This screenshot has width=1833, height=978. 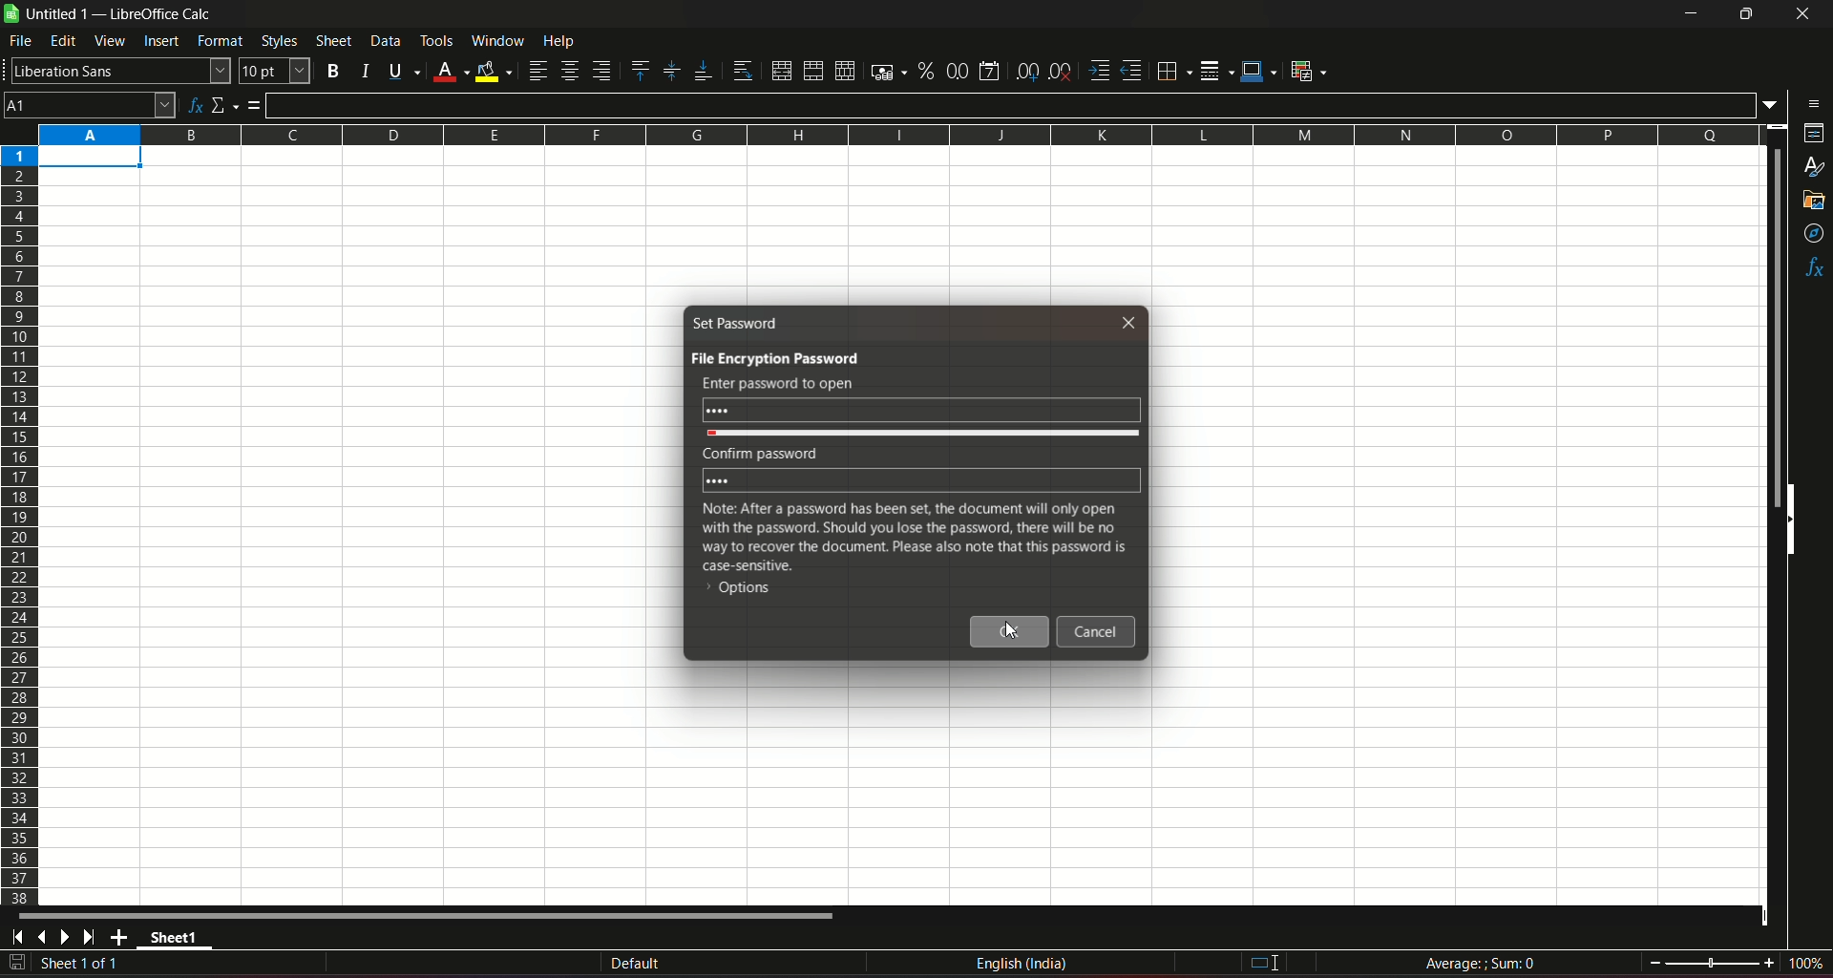 What do you see at coordinates (1795, 523) in the screenshot?
I see `hide` at bounding box center [1795, 523].